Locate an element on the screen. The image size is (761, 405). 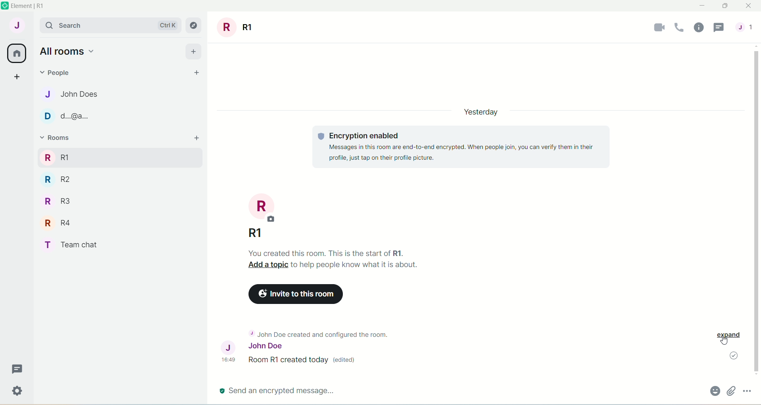
add Rooms is located at coordinates (197, 139).